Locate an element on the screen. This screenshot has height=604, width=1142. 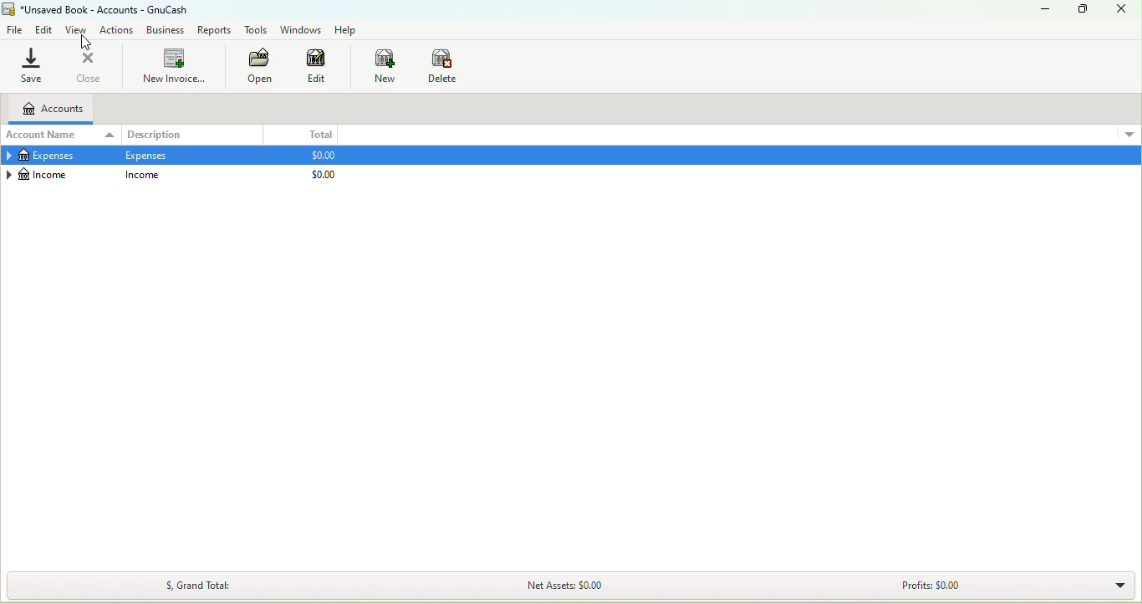
Open is located at coordinates (258, 67).